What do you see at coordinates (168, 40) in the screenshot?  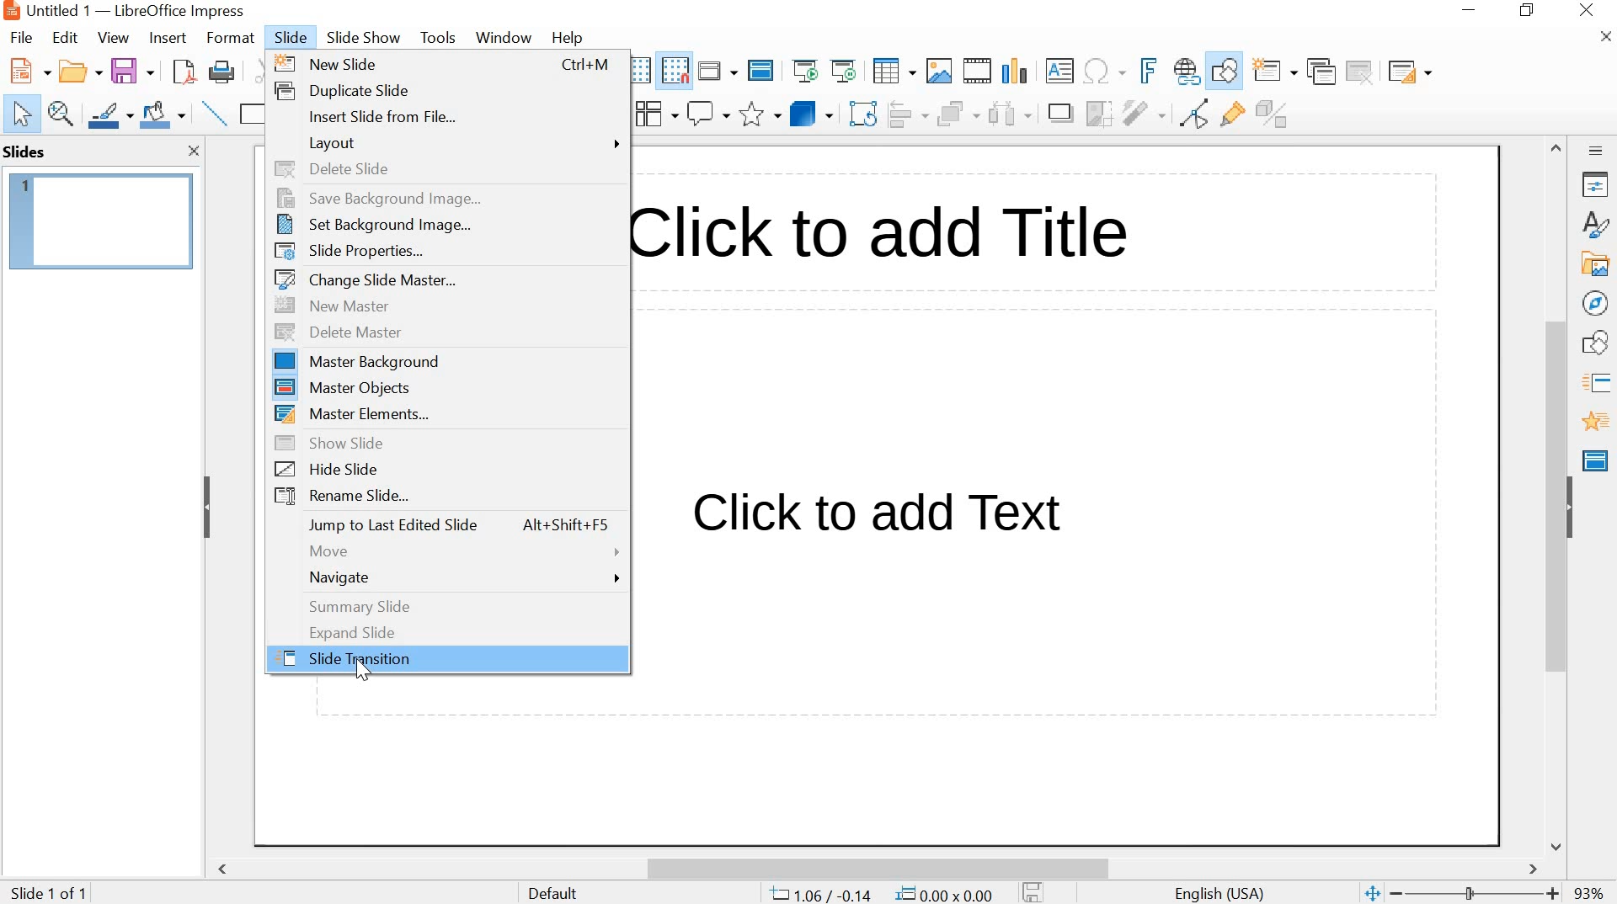 I see `INSERT` at bounding box center [168, 40].